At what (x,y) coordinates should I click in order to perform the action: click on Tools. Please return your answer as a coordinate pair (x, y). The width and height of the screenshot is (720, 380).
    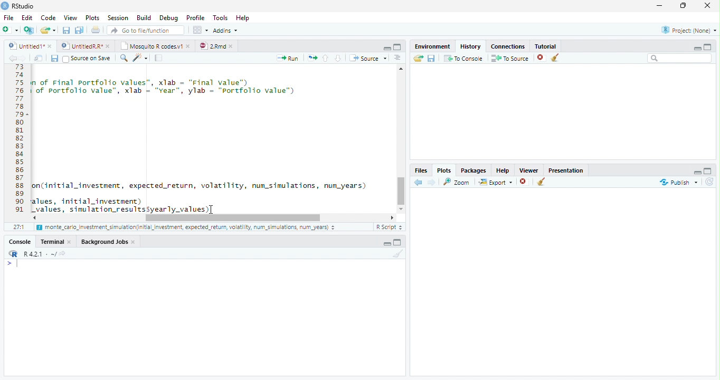
    Looking at the image, I should click on (220, 18).